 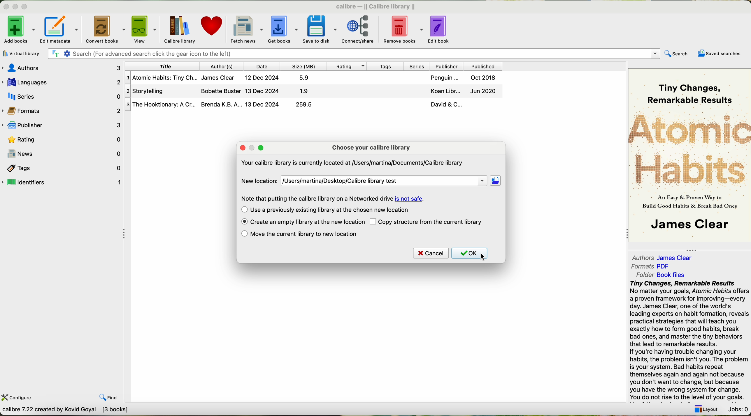 What do you see at coordinates (496, 181) in the screenshot?
I see `open location` at bounding box center [496, 181].